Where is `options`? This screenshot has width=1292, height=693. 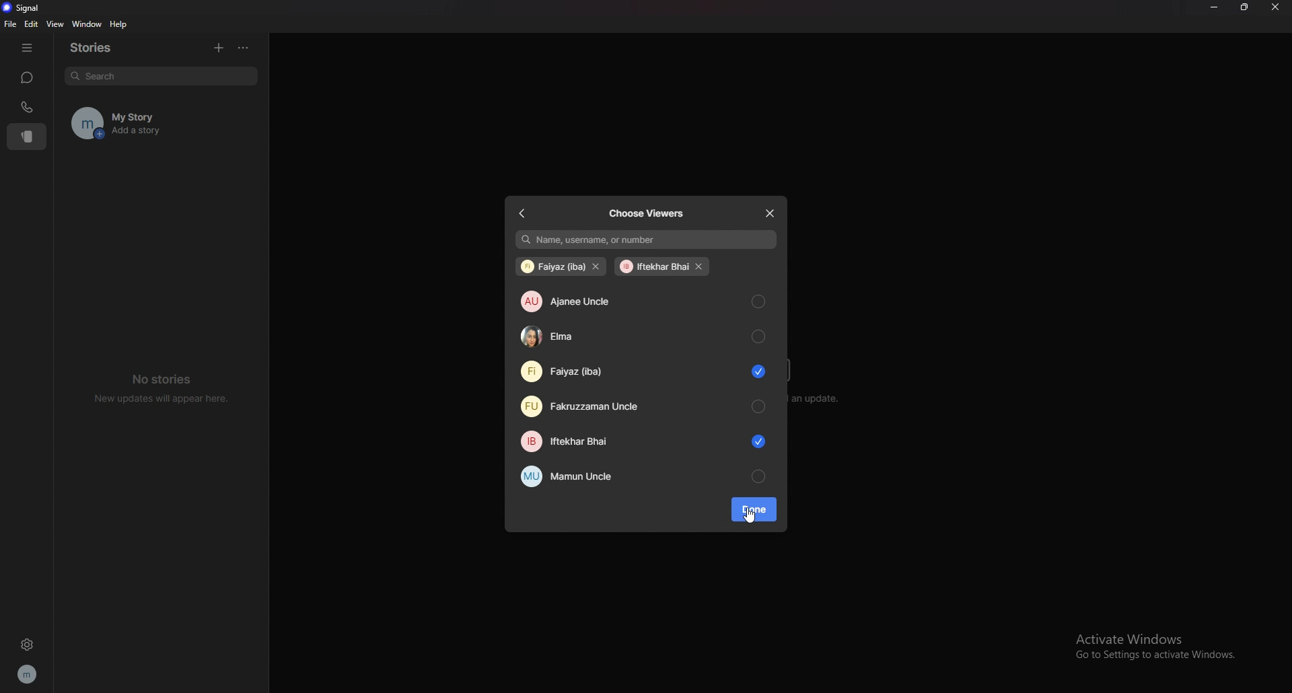 options is located at coordinates (246, 46).